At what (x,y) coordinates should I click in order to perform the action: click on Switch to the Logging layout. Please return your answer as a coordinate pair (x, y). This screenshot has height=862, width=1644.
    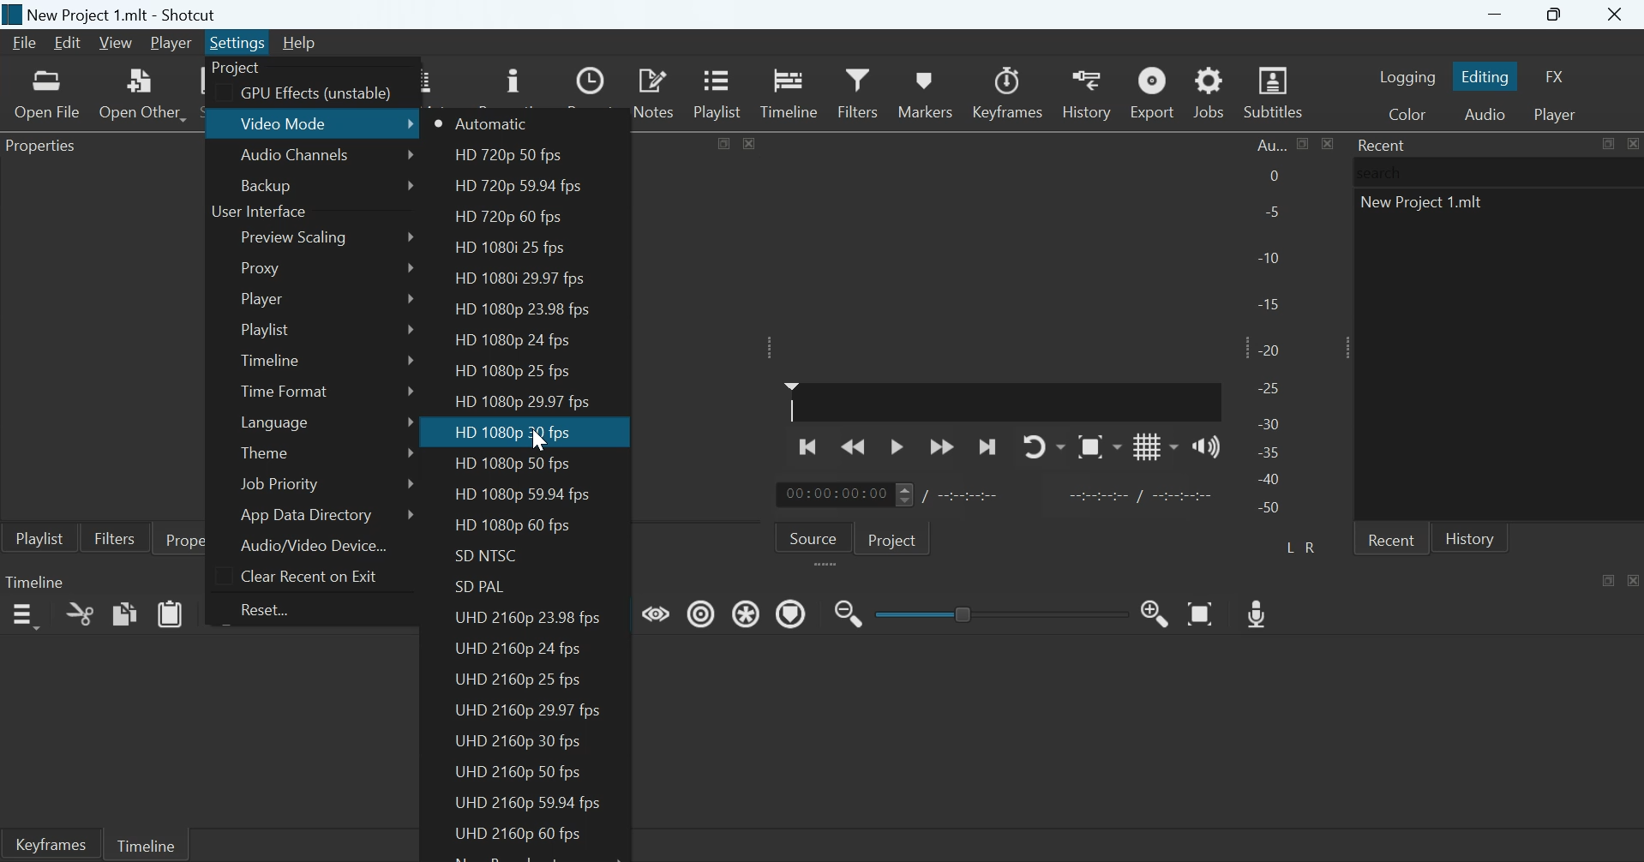
    Looking at the image, I should click on (1407, 76).